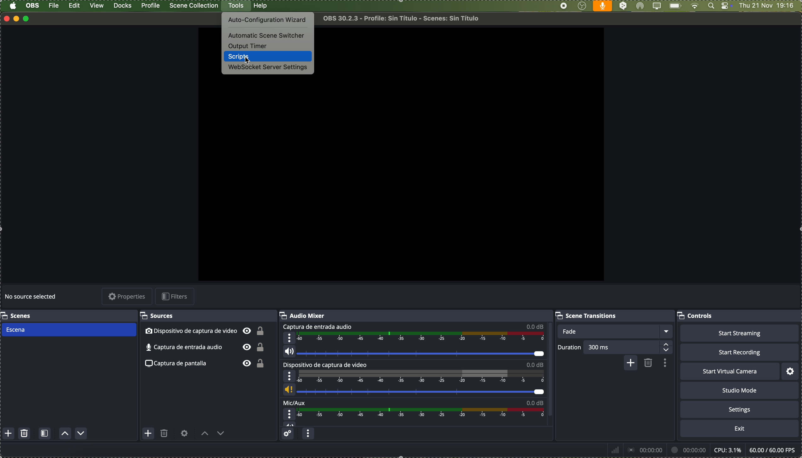 The image size is (802, 458). I want to click on auto-configuration wizard, so click(267, 21).